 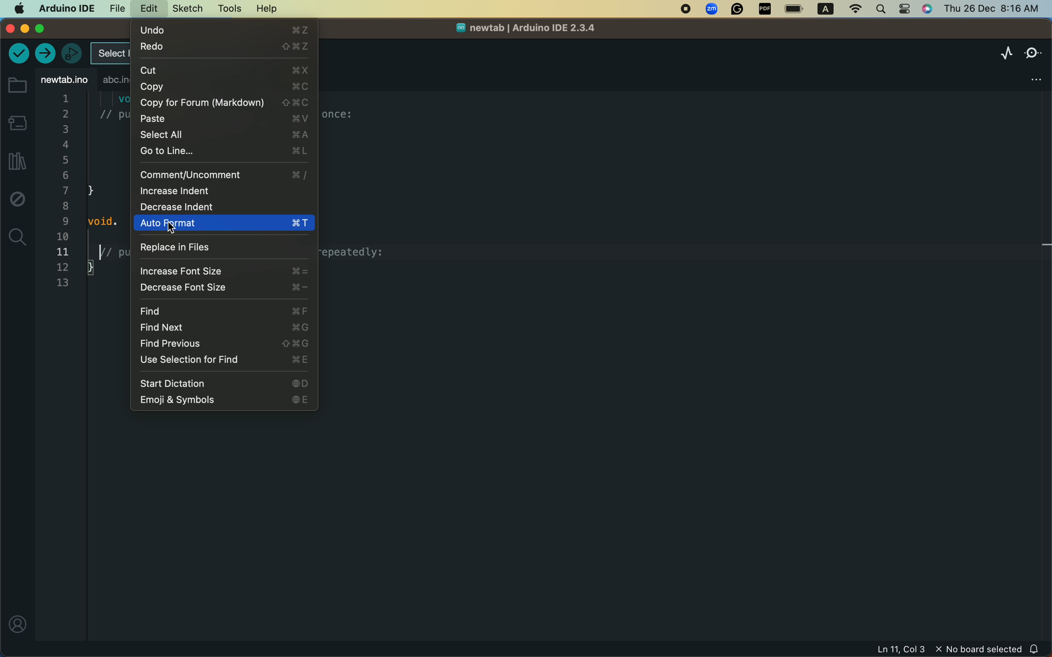 I want to click on file, so click(x=115, y=7).